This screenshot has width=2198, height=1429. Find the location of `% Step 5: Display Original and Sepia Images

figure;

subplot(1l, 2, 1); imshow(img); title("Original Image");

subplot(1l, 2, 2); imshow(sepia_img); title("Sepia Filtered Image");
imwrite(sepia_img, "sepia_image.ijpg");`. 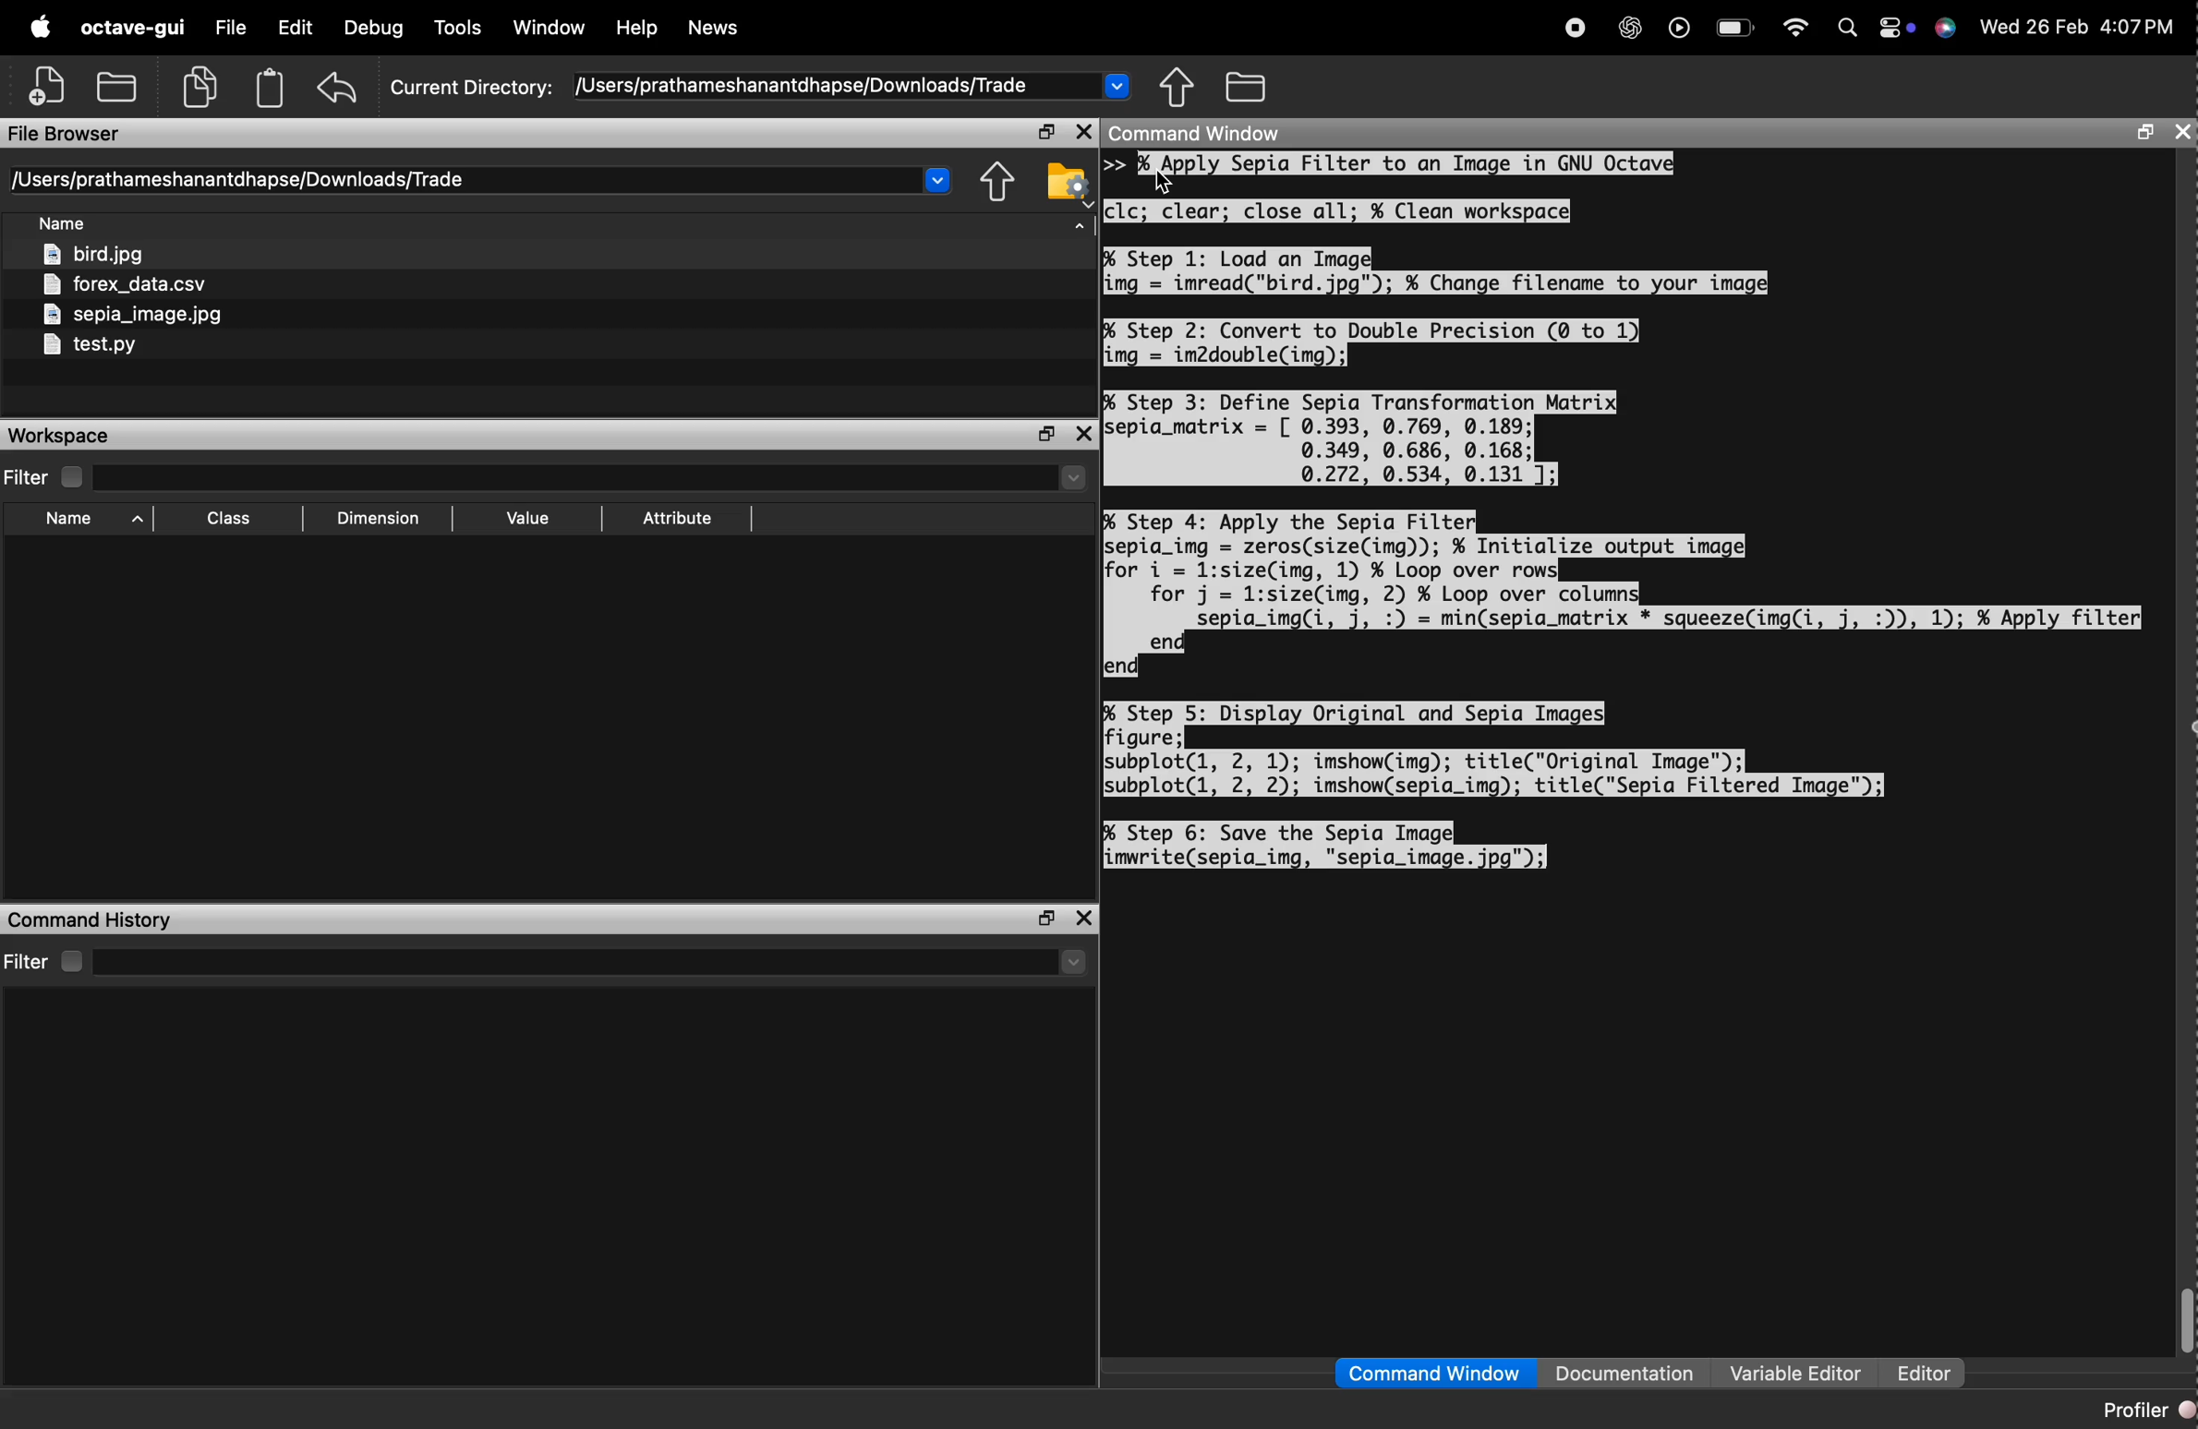

% Step 5: Display Original and Sepia Images

figure;

subplot(1l, 2, 1); imshow(img); title("Original Image");

subplot(1l, 2, 2); imshow(sepia_img); title("Sepia Filtered Image");
imwrite(sepia_img, "sepia_image.ijpg"); is located at coordinates (1495, 785).